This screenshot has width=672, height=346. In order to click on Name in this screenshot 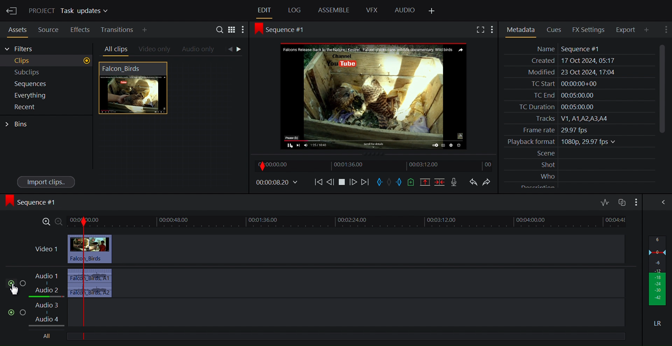, I will do `click(579, 49)`.